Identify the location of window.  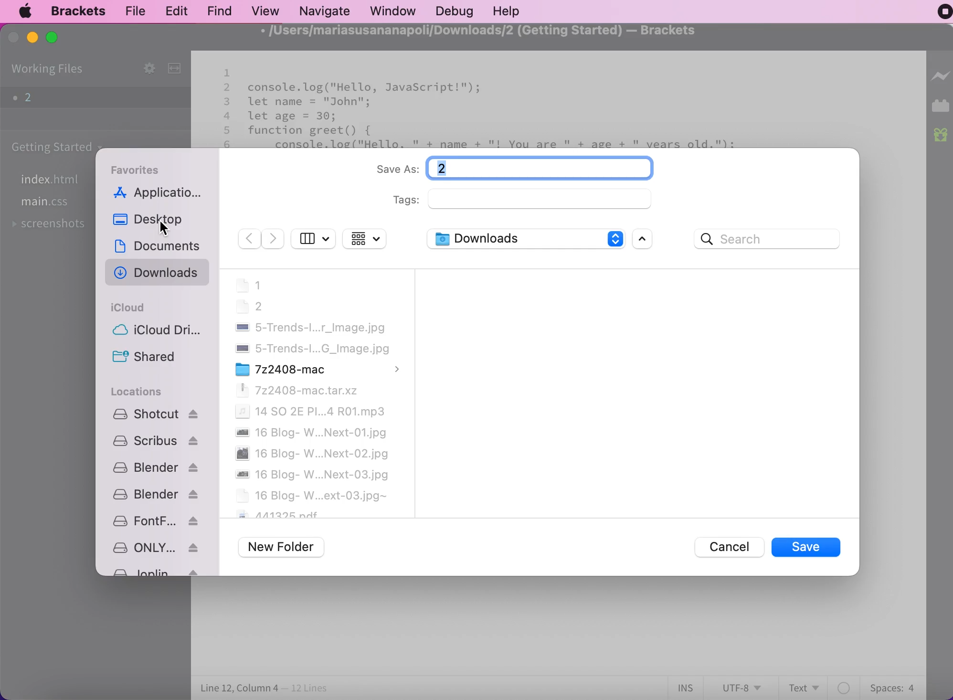
(392, 11).